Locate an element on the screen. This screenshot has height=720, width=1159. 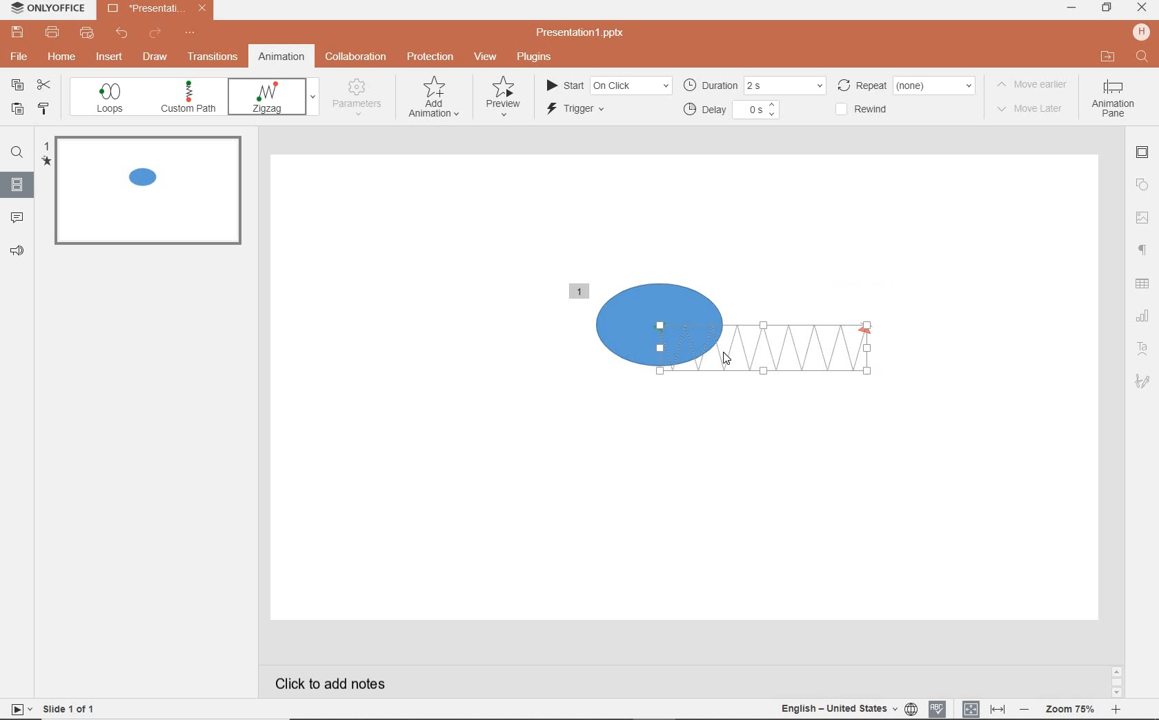
save is located at coordinates (17, 32).